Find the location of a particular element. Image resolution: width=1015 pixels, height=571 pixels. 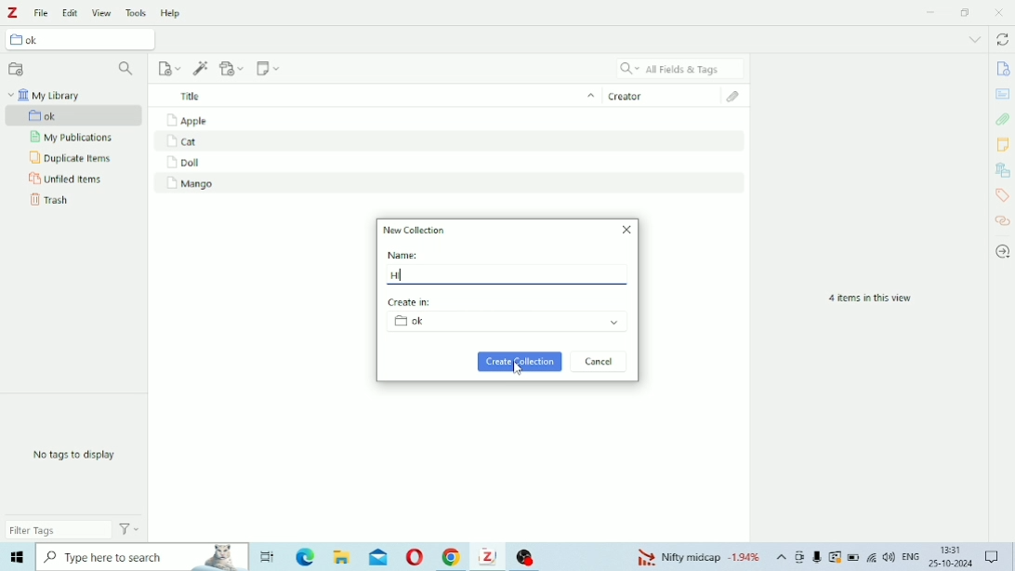

Tools is located at coordinates (137, 12).